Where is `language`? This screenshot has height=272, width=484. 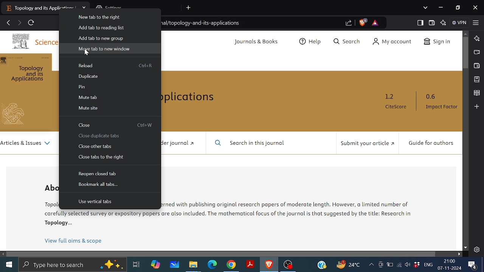
language is located at coordinates (428, 265).